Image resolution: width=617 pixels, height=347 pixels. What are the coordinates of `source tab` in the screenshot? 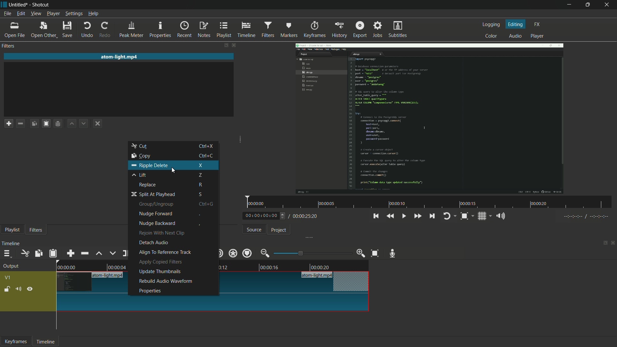 It's located at (254, 230).